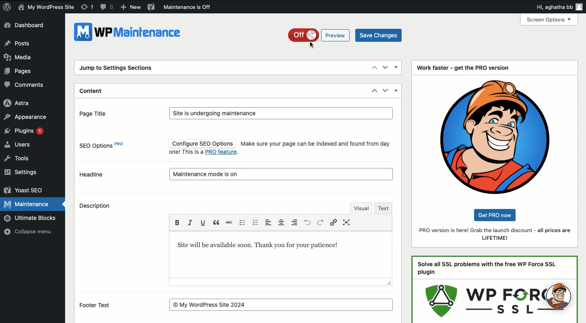  What do you see at coordinates (179, 222) in the screenshot?
I see `Bold` at bounding box center [179, 222].